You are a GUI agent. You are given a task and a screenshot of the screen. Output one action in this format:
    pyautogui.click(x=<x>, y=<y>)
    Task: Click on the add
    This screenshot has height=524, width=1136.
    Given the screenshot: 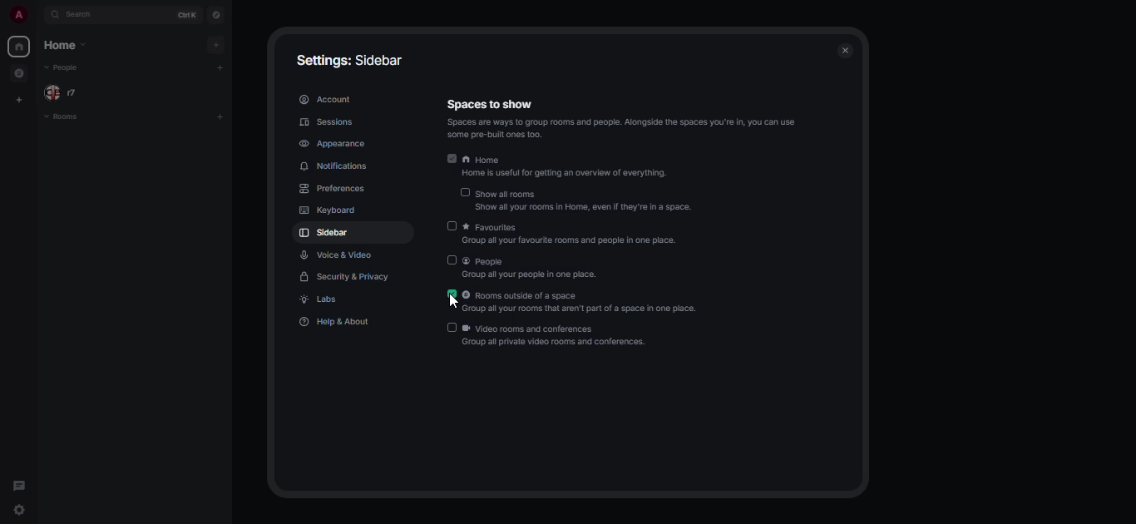 What is the action you would take?
    pyautogui.click(x=220, y=67)
    